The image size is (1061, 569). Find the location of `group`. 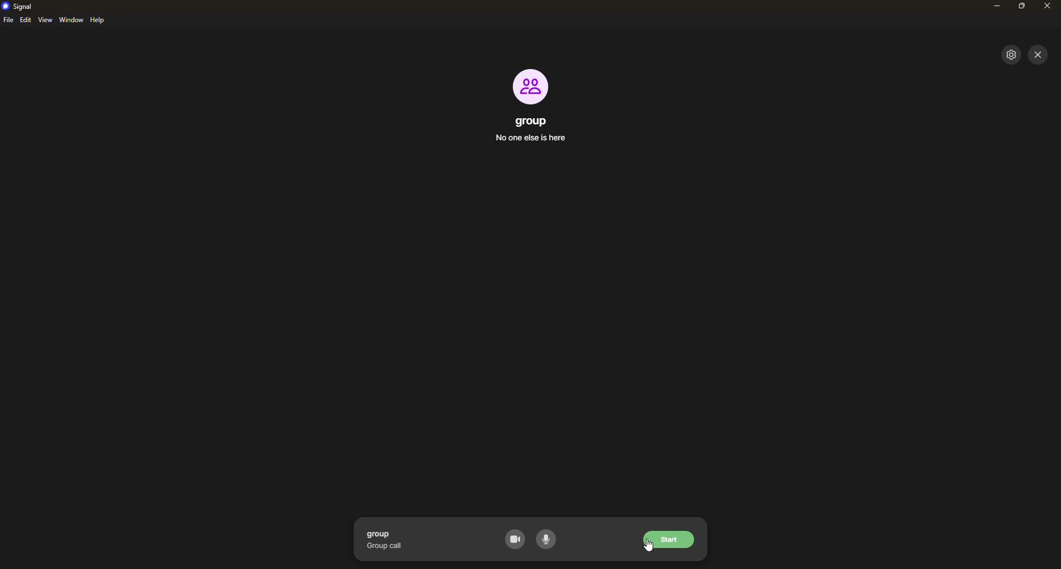

group is located at coordinates (531, 131).